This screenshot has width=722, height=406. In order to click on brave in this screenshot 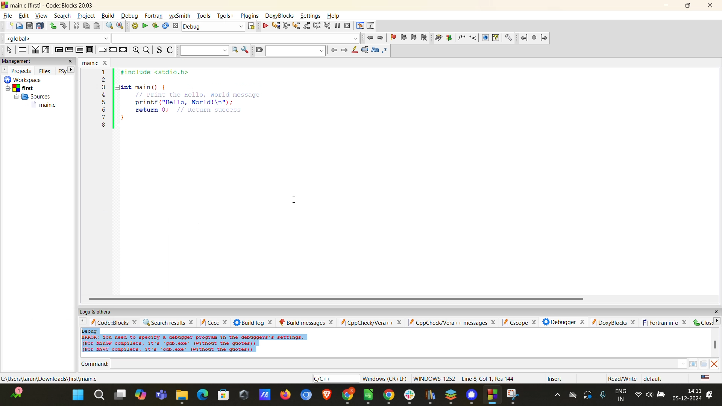, I will do `click(328, 393)`.